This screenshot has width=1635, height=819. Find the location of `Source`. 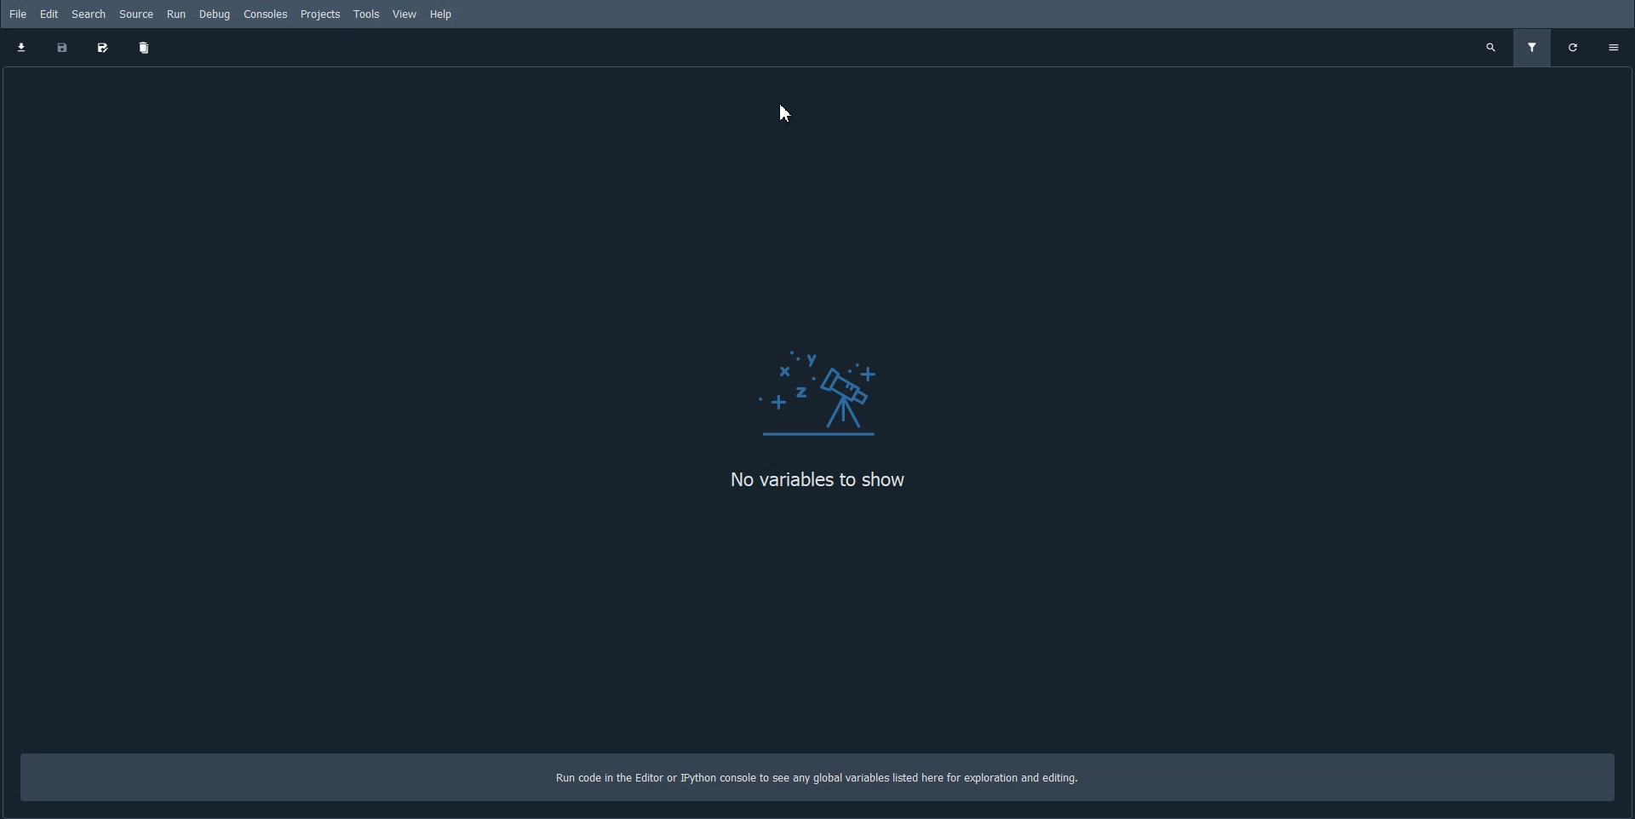

Source is located at coordinates (136, 14).